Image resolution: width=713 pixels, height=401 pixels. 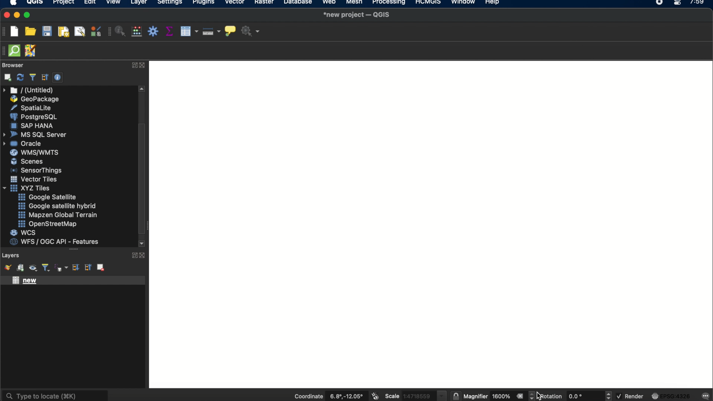 What do you see at coordinates (62, 3) in the screenshot?
I see `project` at bounding box center [62, 3].